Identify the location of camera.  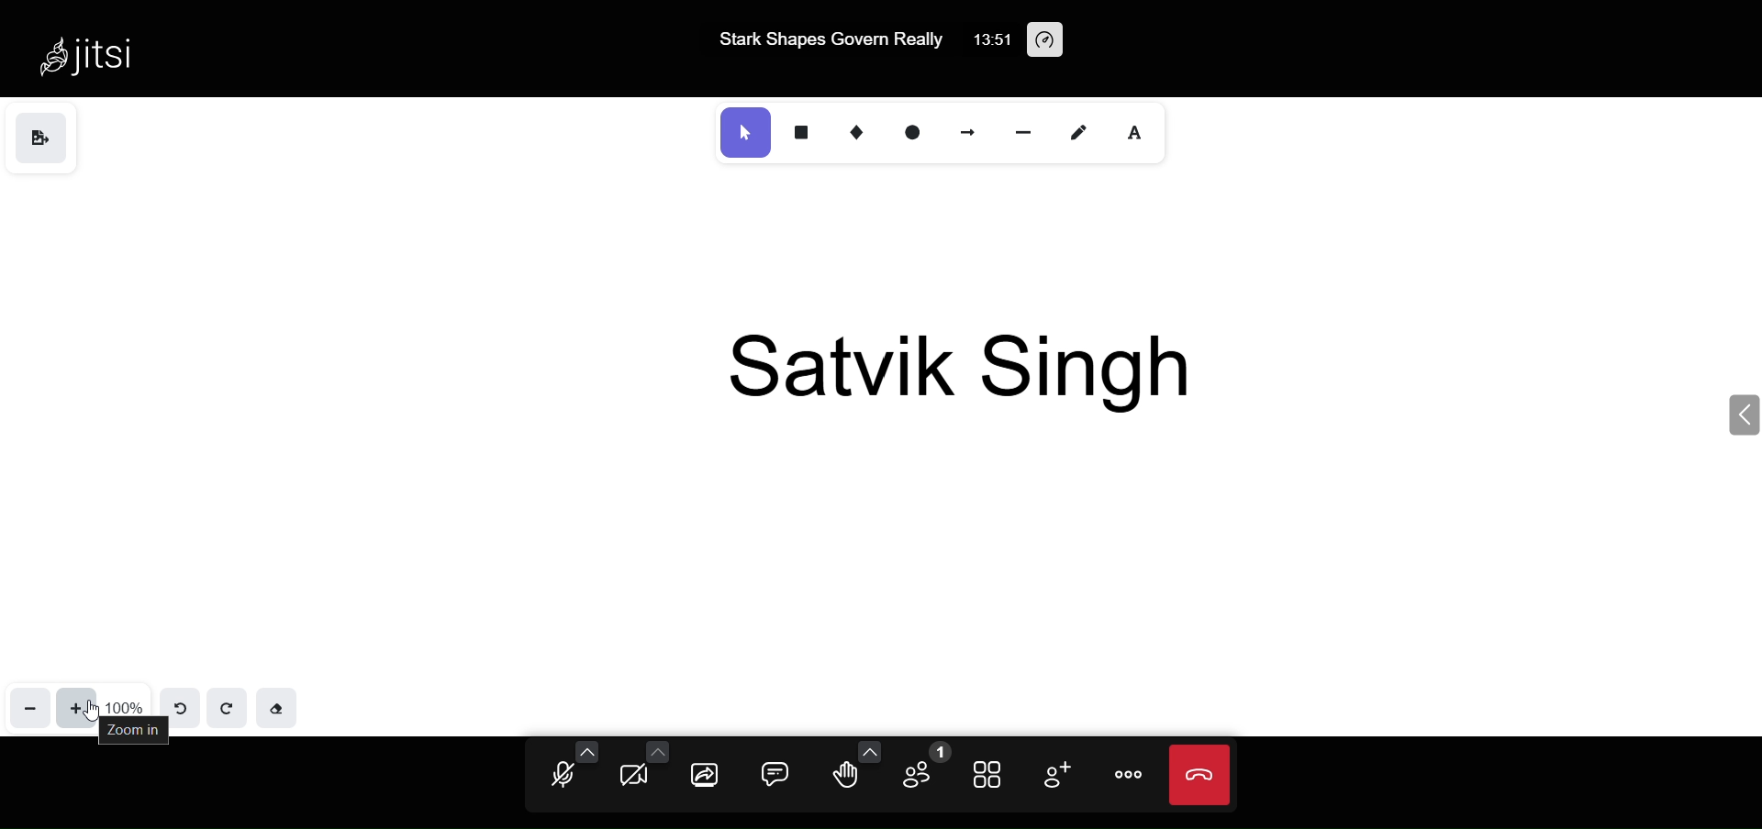
(634, 775).